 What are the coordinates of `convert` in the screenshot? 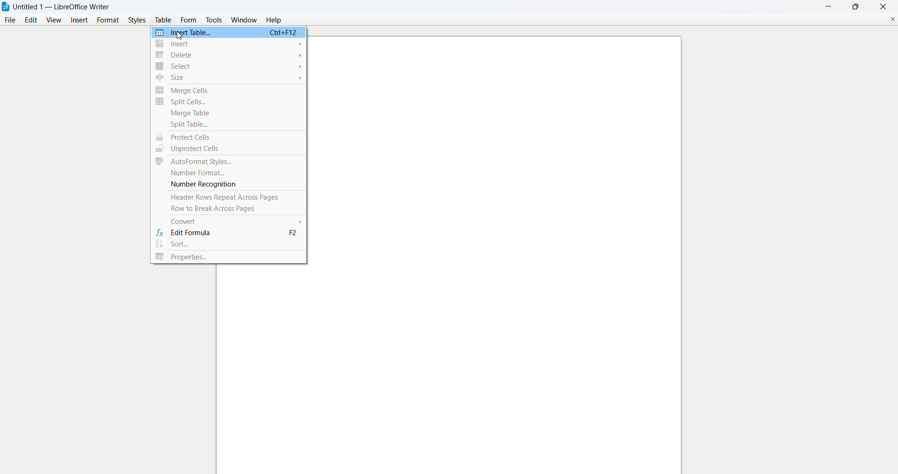 It's located at (231, 221).